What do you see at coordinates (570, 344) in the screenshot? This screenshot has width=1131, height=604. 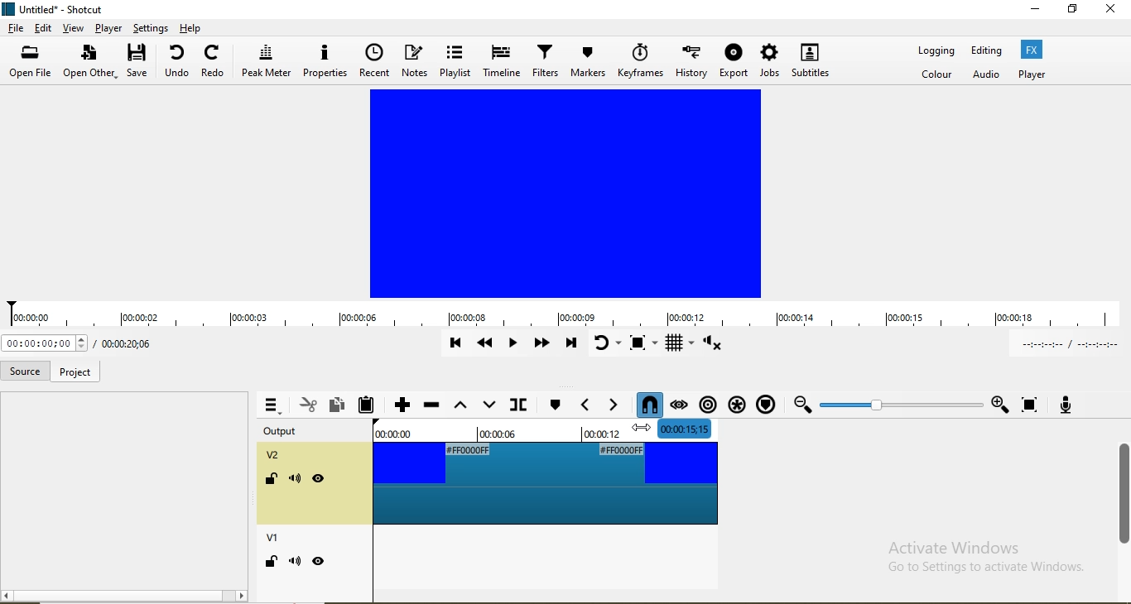 I see `Skip to the next point ` at bounding box center [570, 344].